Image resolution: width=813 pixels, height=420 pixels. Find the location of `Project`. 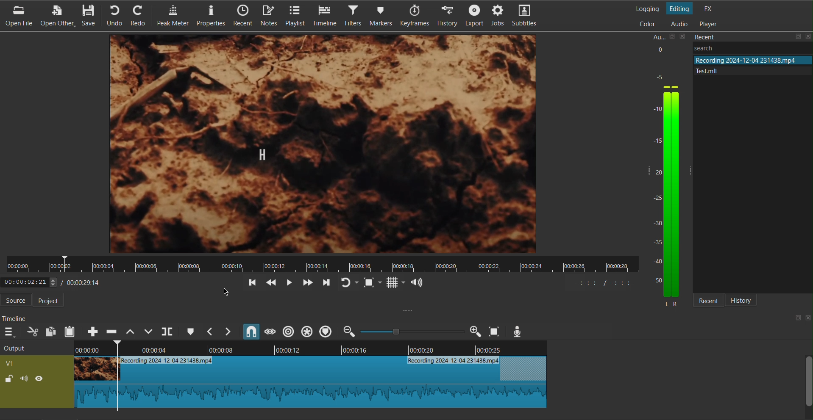

Project is located at coordinates (52, 301).